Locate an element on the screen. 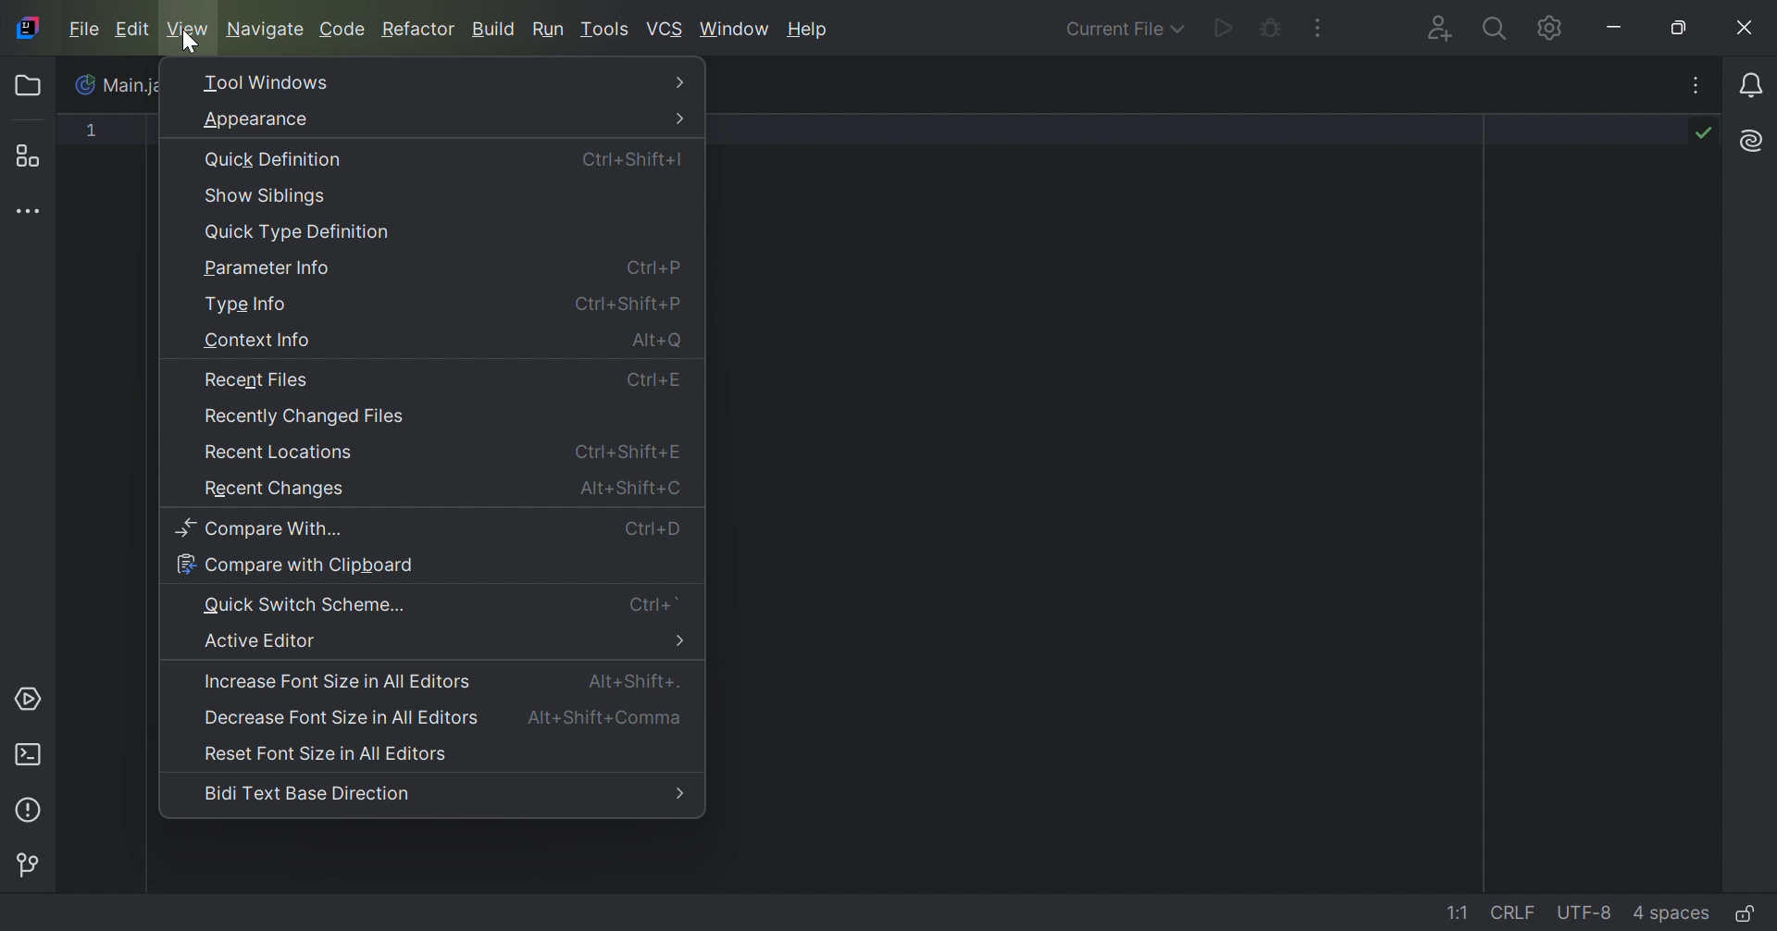 Image resolution: width=1777 pixels, height=931 pixels. UTF-8 is located at coordinates (1585, 914).